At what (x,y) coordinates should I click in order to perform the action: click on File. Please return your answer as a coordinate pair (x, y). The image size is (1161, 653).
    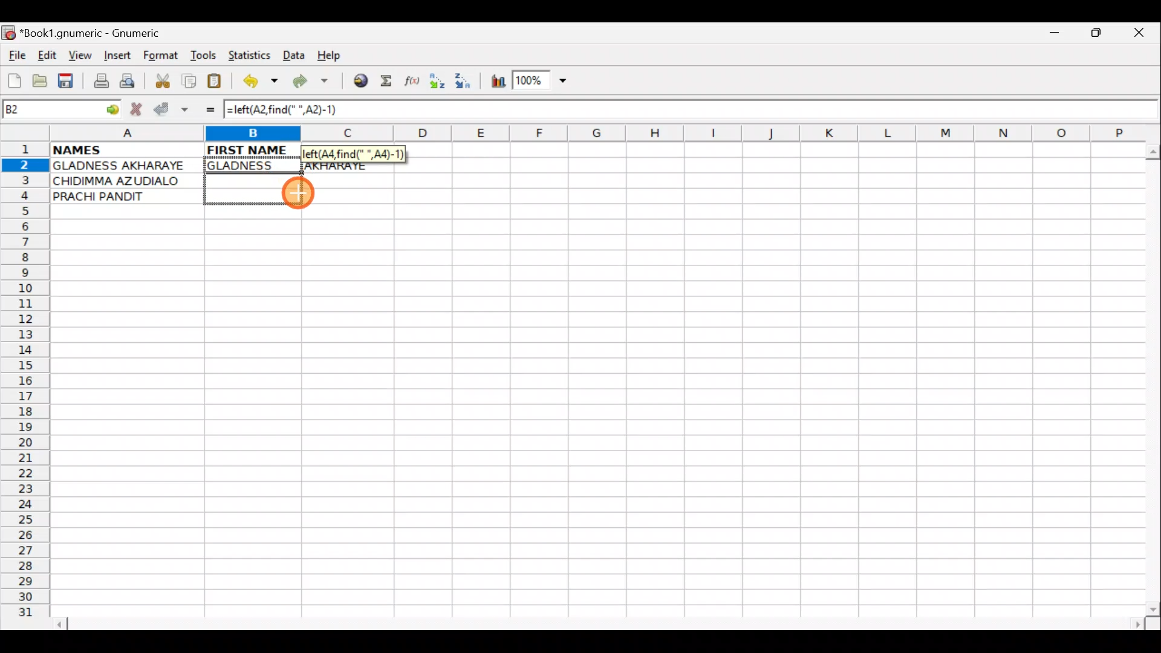
    Looking at the image, I should click on (16, 56).